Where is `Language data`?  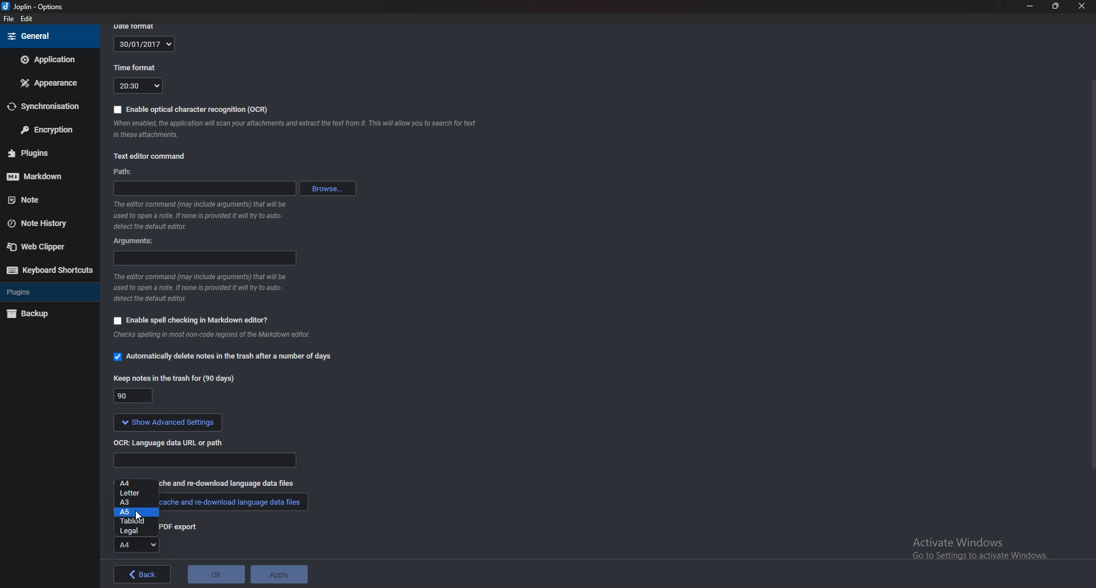 Language data is located at coordinates (203, 460).